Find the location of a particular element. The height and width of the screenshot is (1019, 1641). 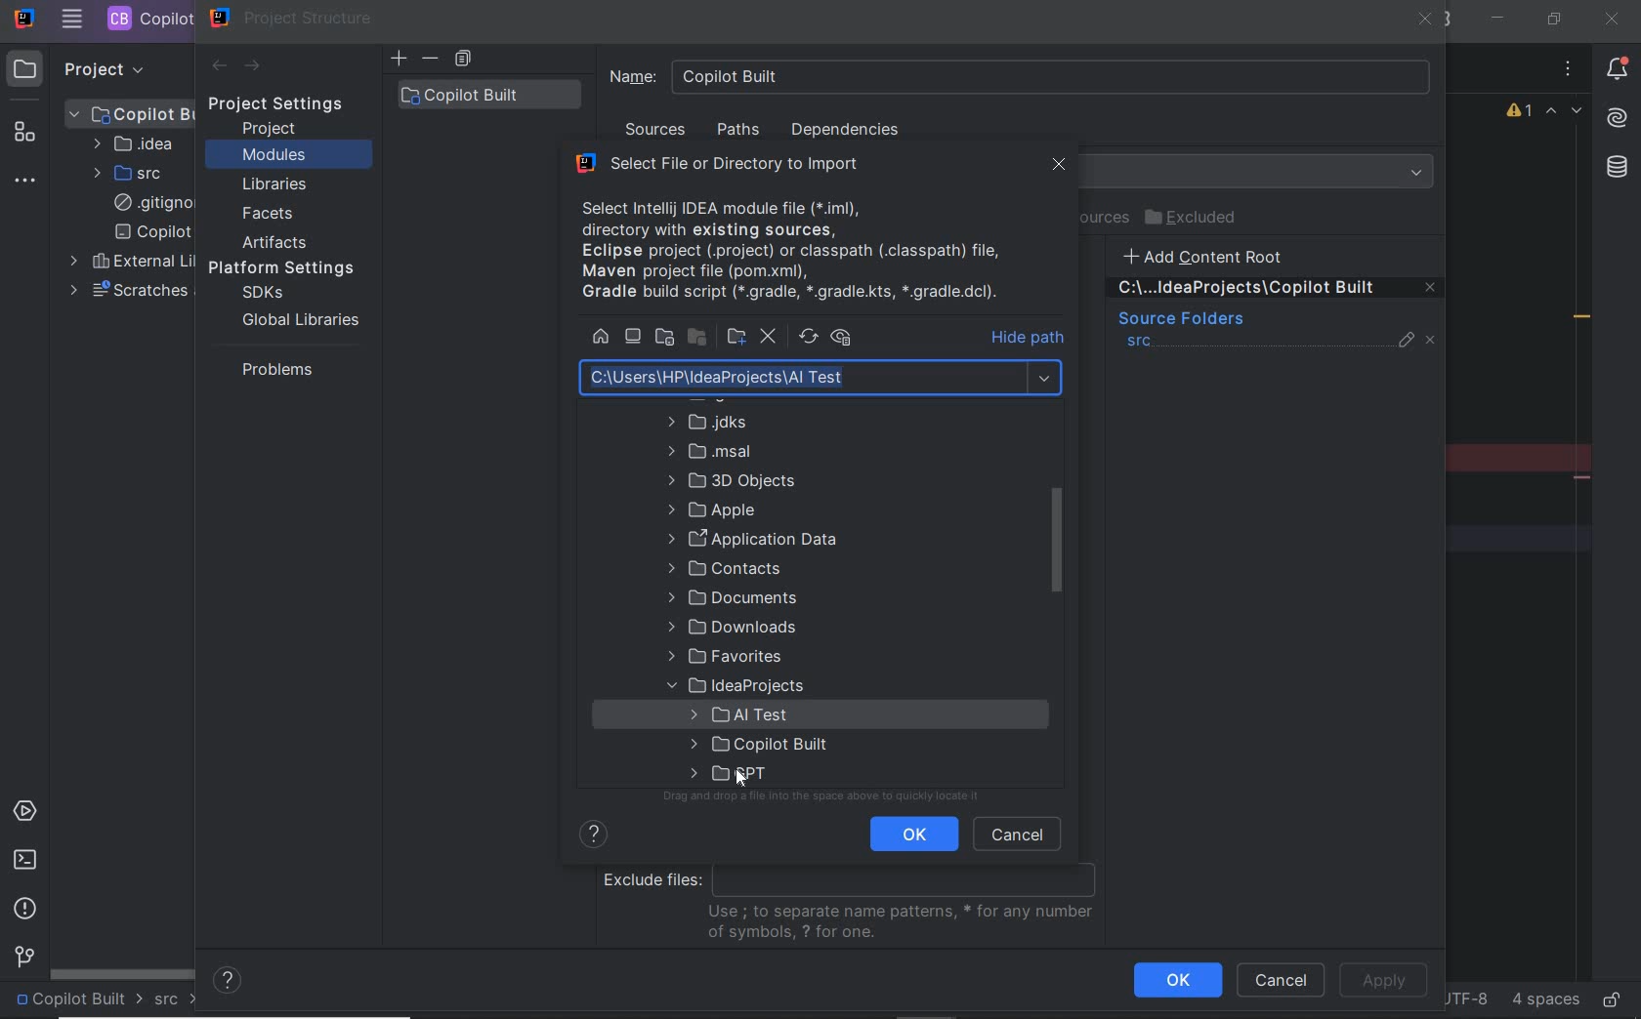

available files is located at coordinates (805, 248).